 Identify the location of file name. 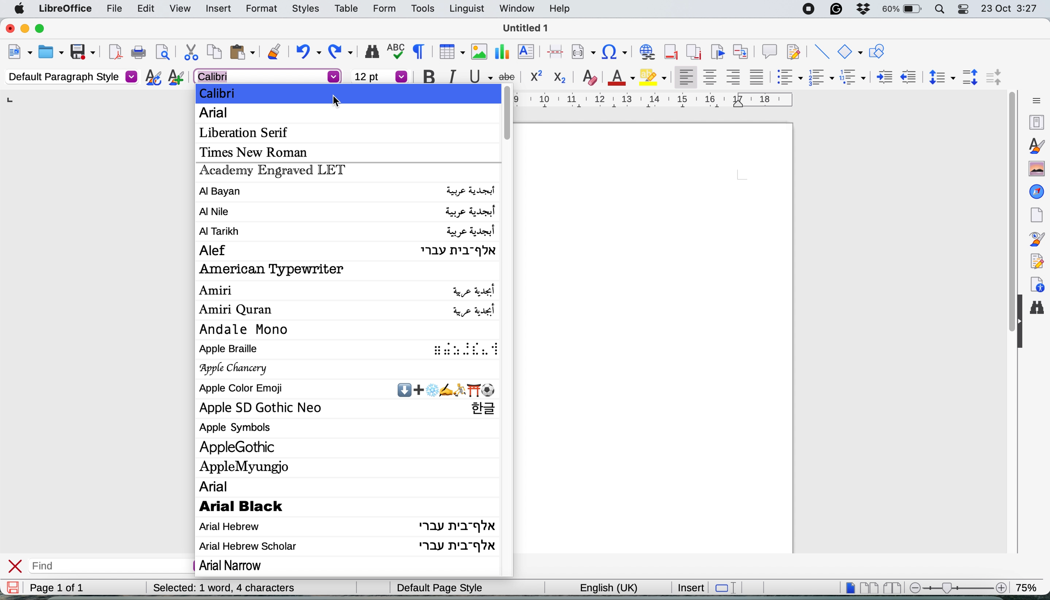
(527, 28).